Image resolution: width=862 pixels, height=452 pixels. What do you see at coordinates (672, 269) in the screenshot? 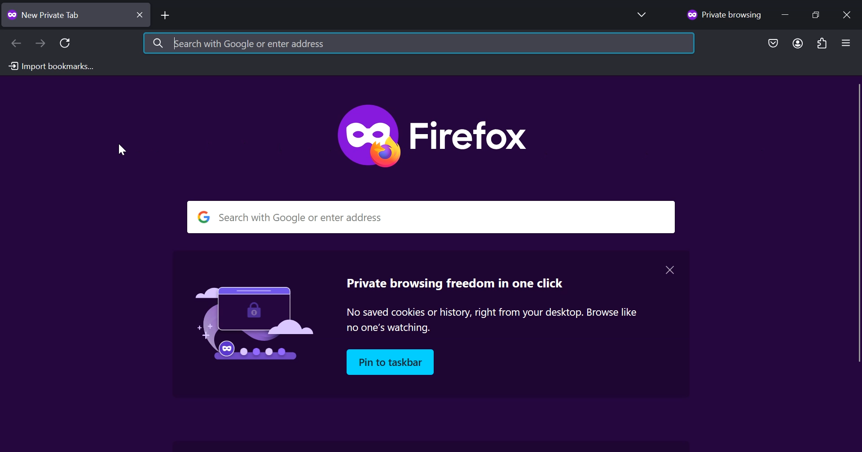
I see `close` at bounding box center [672, 269].